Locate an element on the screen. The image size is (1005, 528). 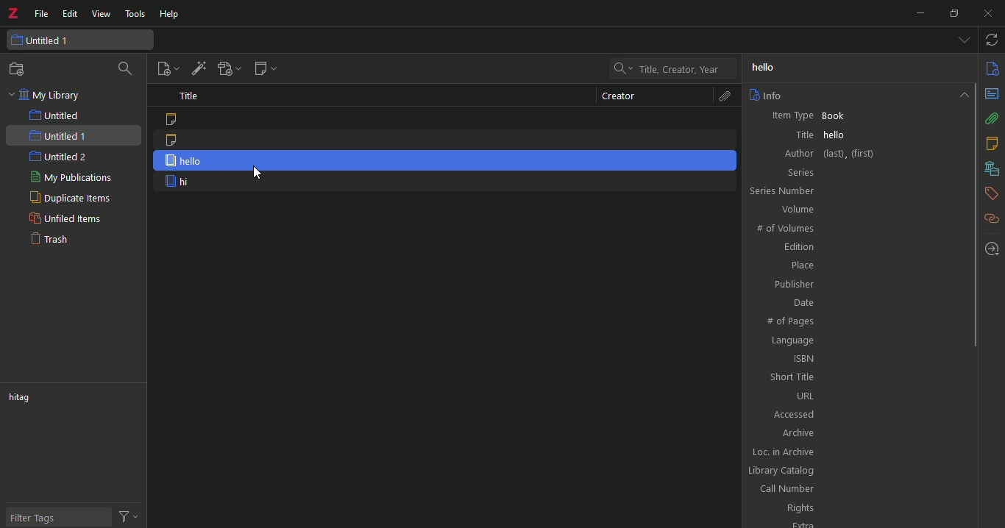
search is located at coordinates (127, 70).